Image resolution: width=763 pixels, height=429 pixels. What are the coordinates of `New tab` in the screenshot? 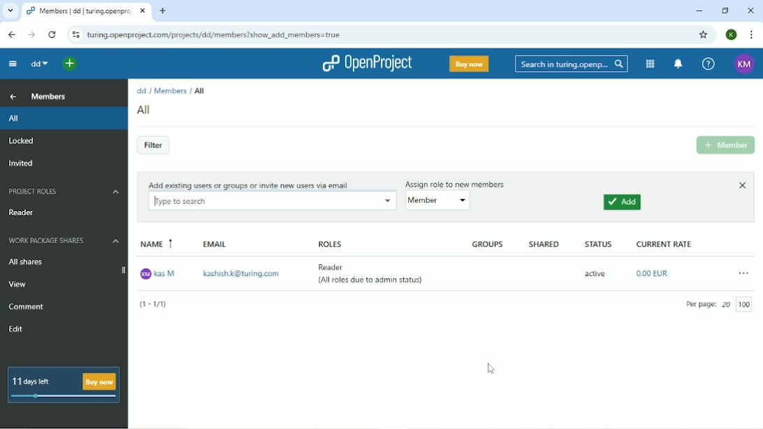 It's located at (163, 12).